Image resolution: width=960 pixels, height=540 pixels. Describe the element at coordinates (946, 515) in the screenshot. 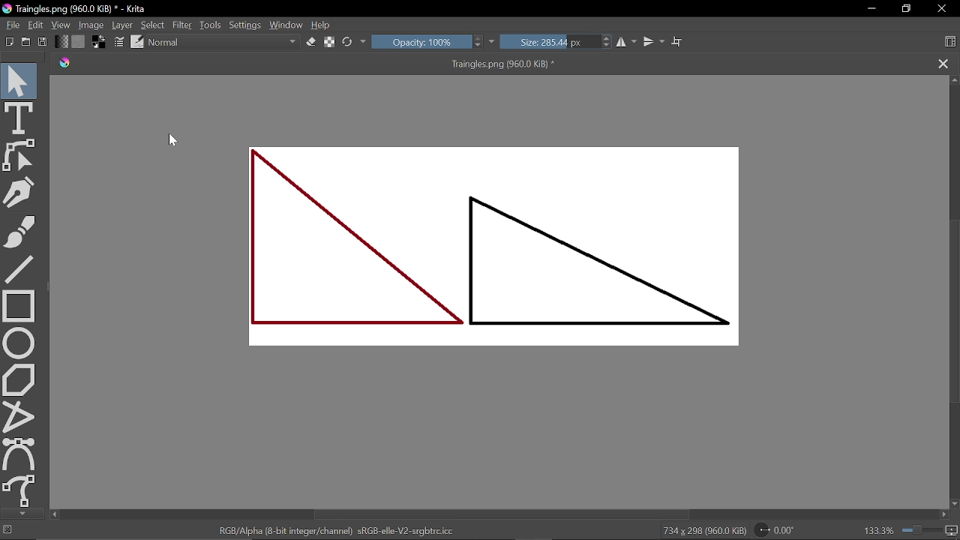

I see `Move right` at that location.